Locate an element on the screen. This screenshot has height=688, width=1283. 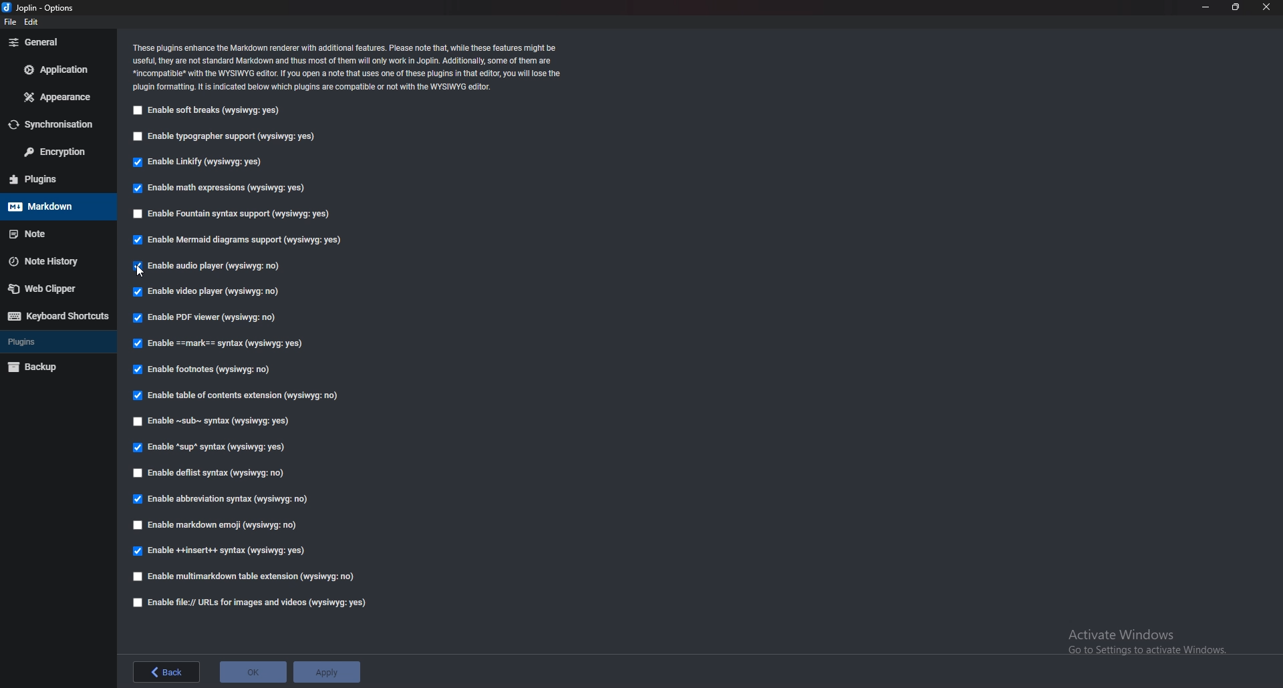
Plugins is located at coordinates (56, 340).